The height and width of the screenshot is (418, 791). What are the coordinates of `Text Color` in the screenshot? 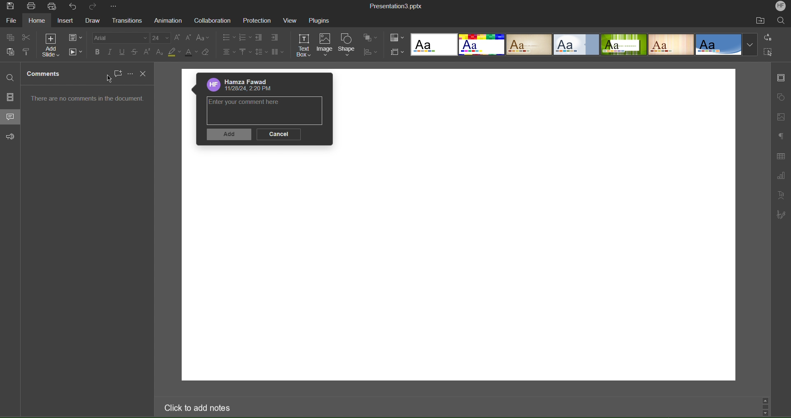 It's located at (190, 53).